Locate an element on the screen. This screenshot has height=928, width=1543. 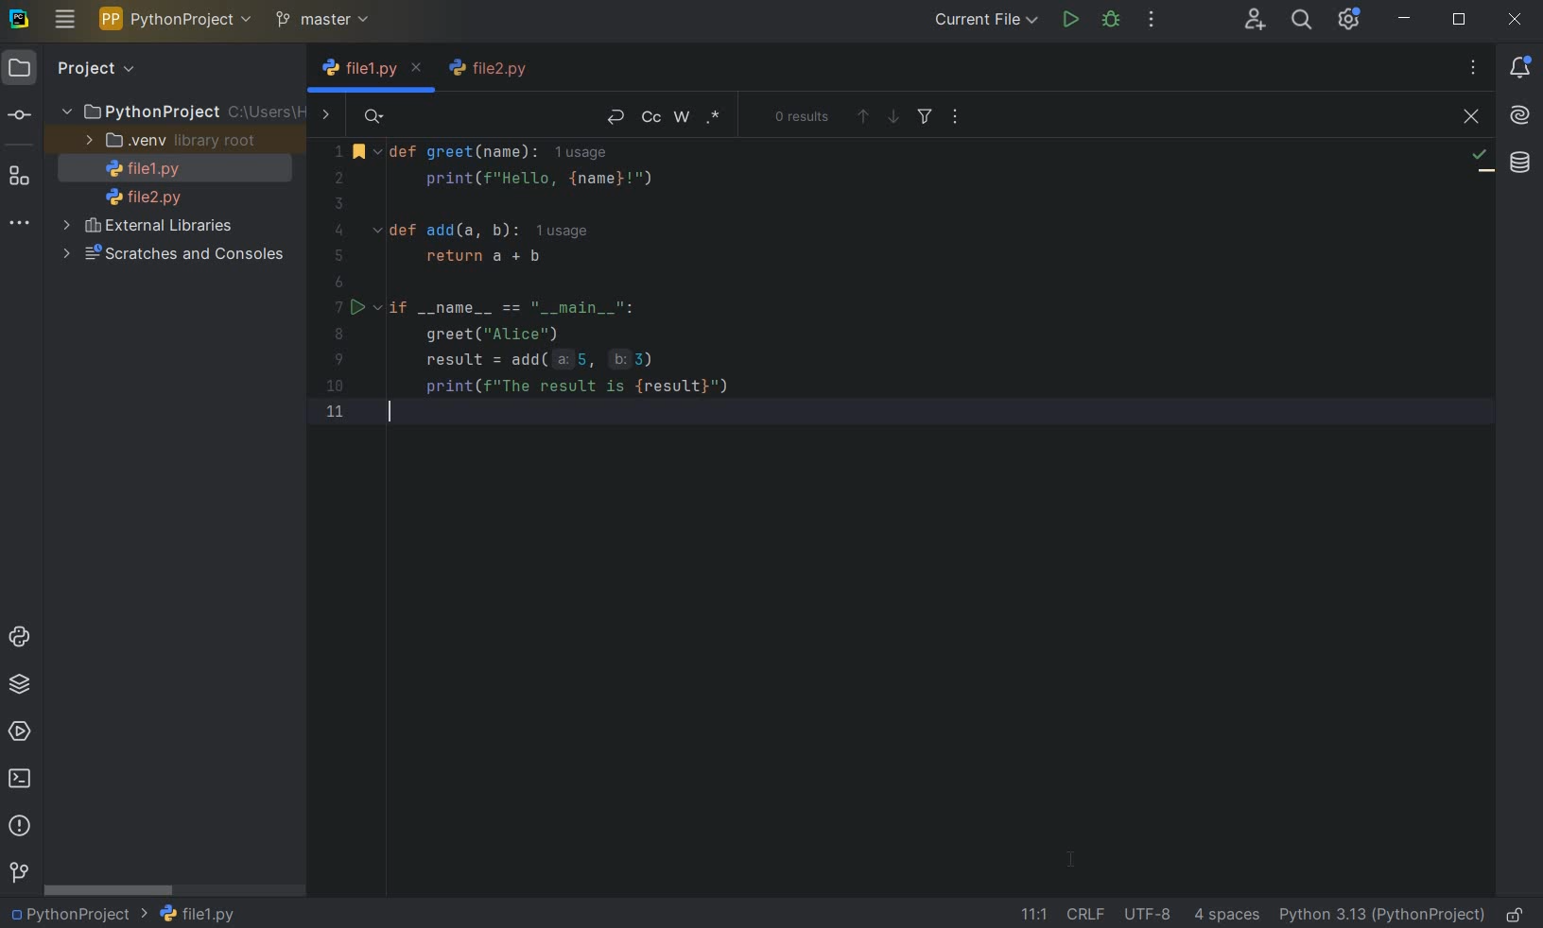
0 RESULTS is located at coordinates (803, 116).